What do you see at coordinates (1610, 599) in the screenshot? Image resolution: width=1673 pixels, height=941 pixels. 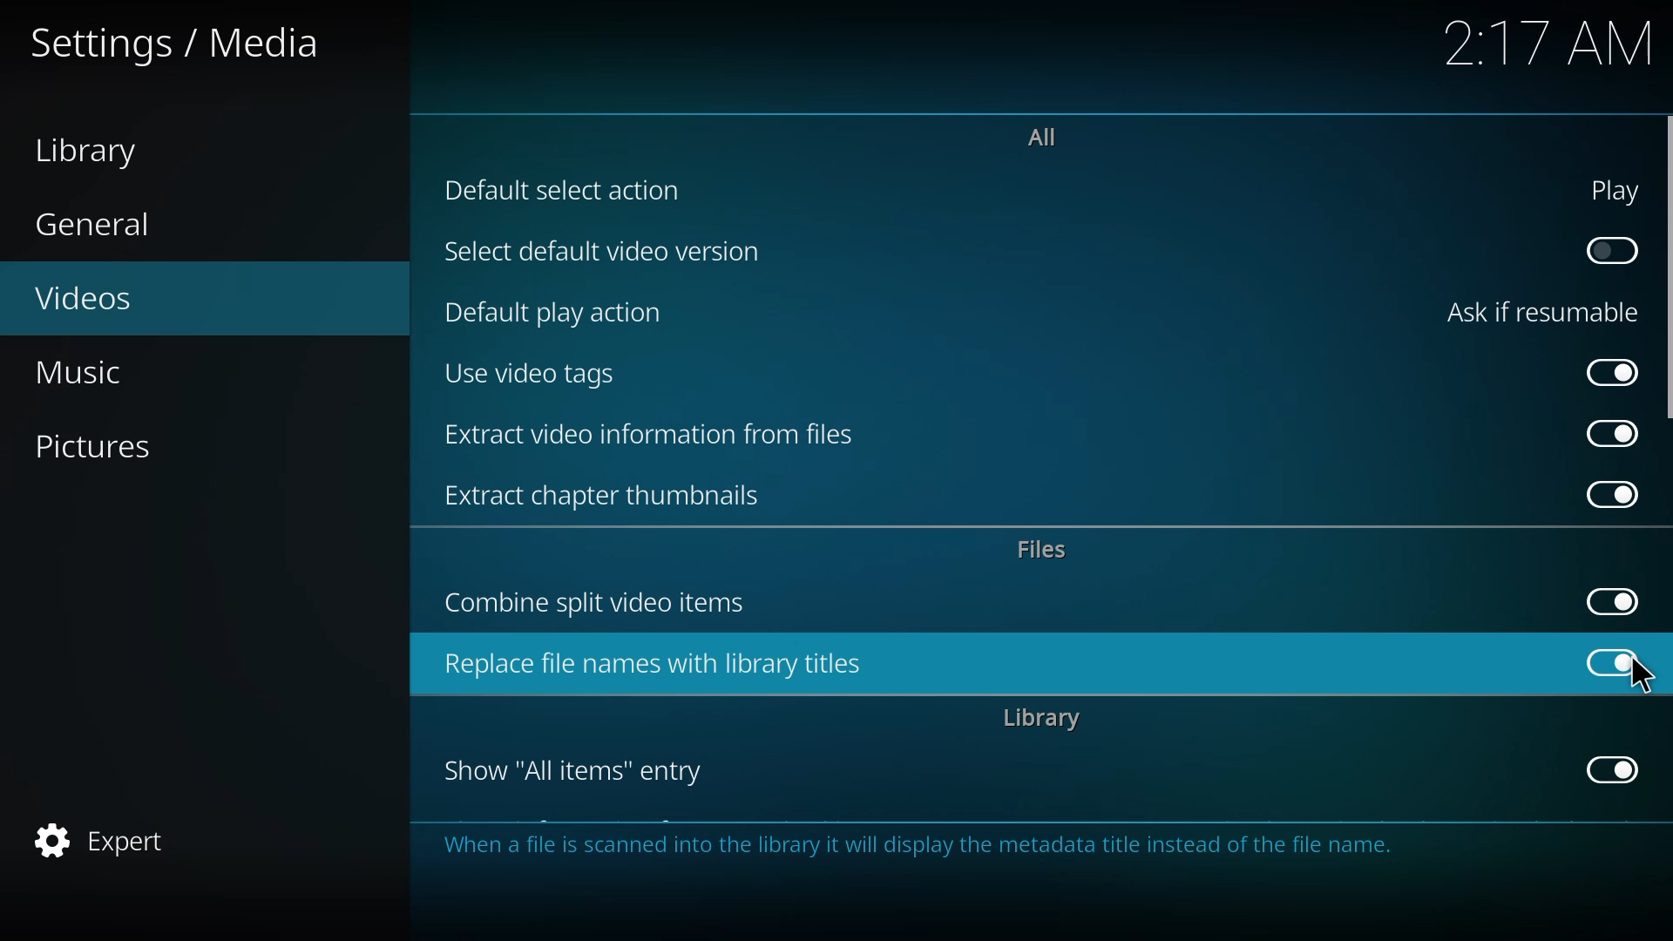 I see `enabled` at bounding box center [1610, 599].